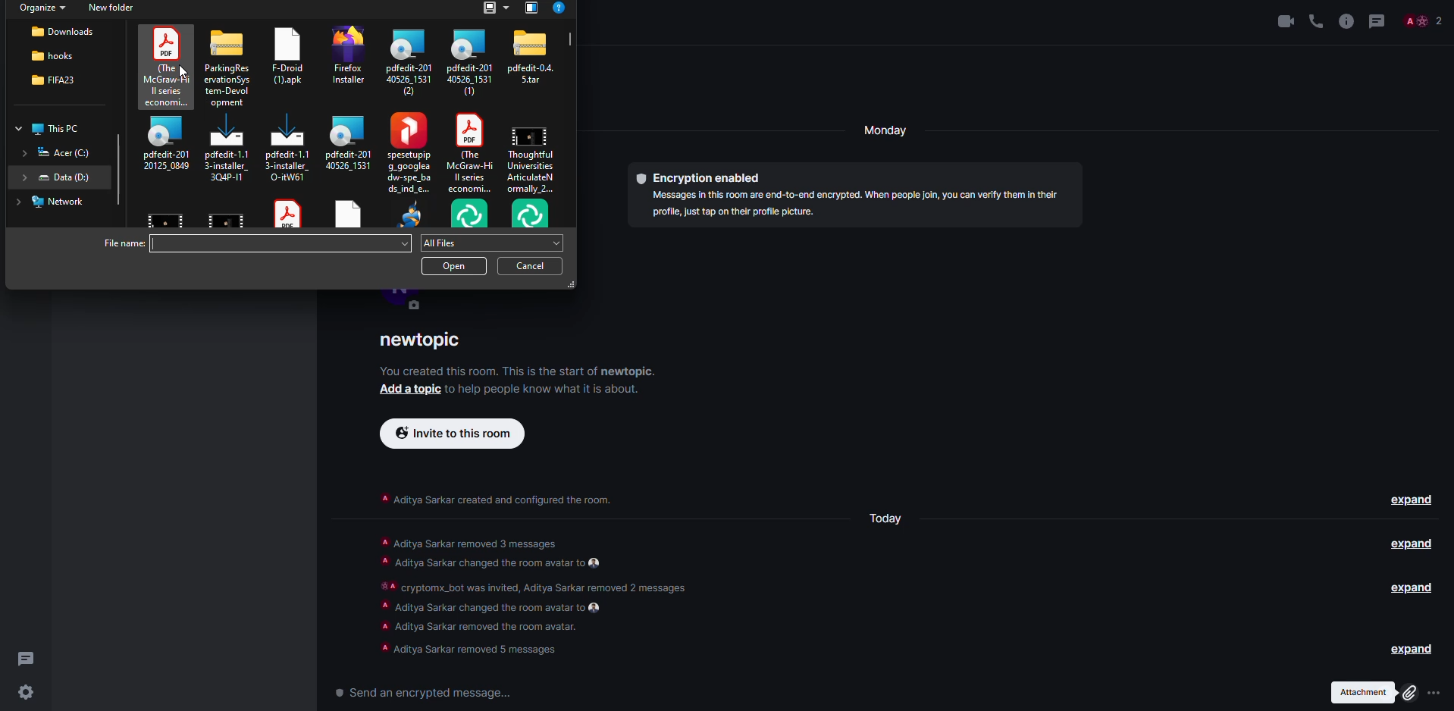 The width and height of the screenshot is (1454, 711). What do you see at coordinates (1409, 650) in the screenshot?
I see `expand` at bounding box center [1409, 650].